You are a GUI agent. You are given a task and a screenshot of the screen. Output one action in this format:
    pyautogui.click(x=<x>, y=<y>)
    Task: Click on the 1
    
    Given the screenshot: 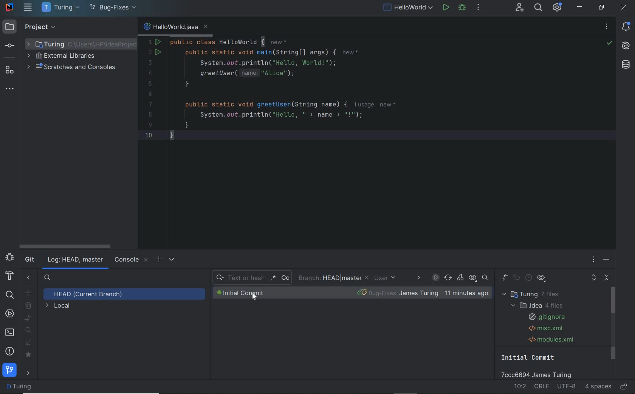 What is the action you would take?
    pyautogui.click(x=151, y=42)
    